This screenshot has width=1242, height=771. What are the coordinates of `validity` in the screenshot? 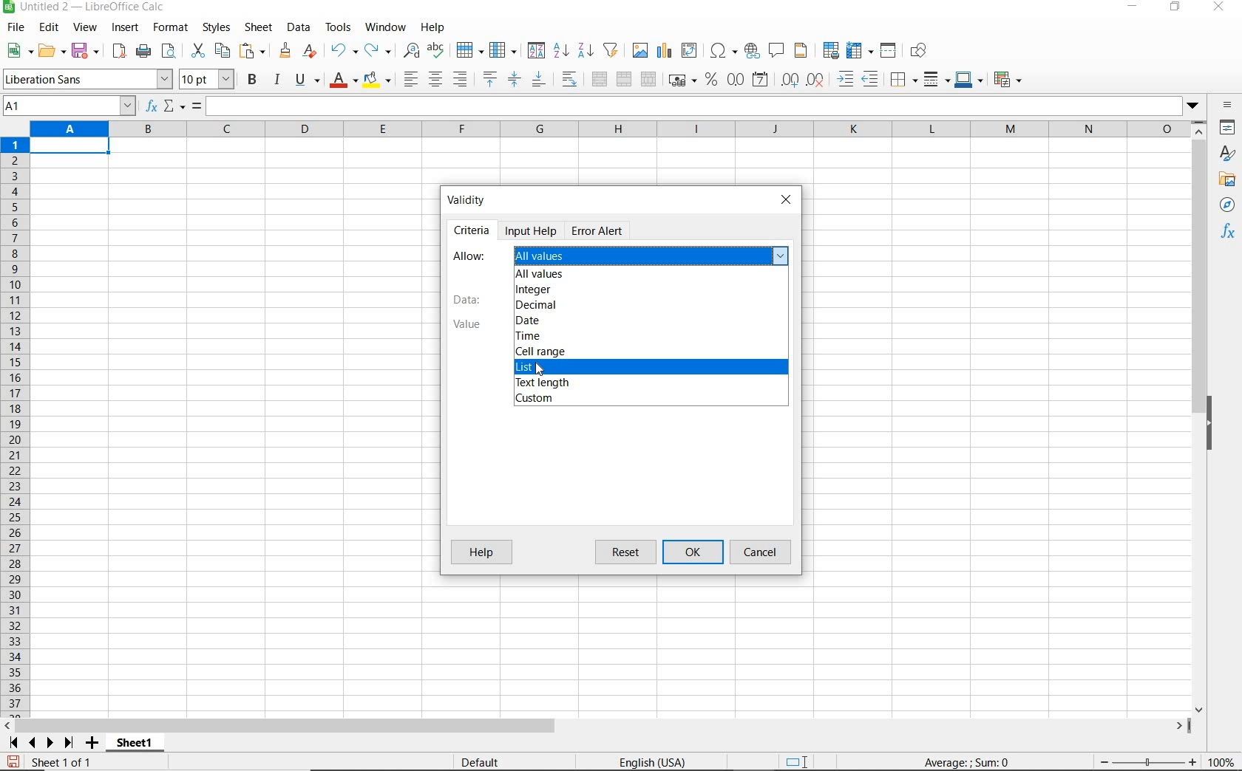 It's located at (471, 198).